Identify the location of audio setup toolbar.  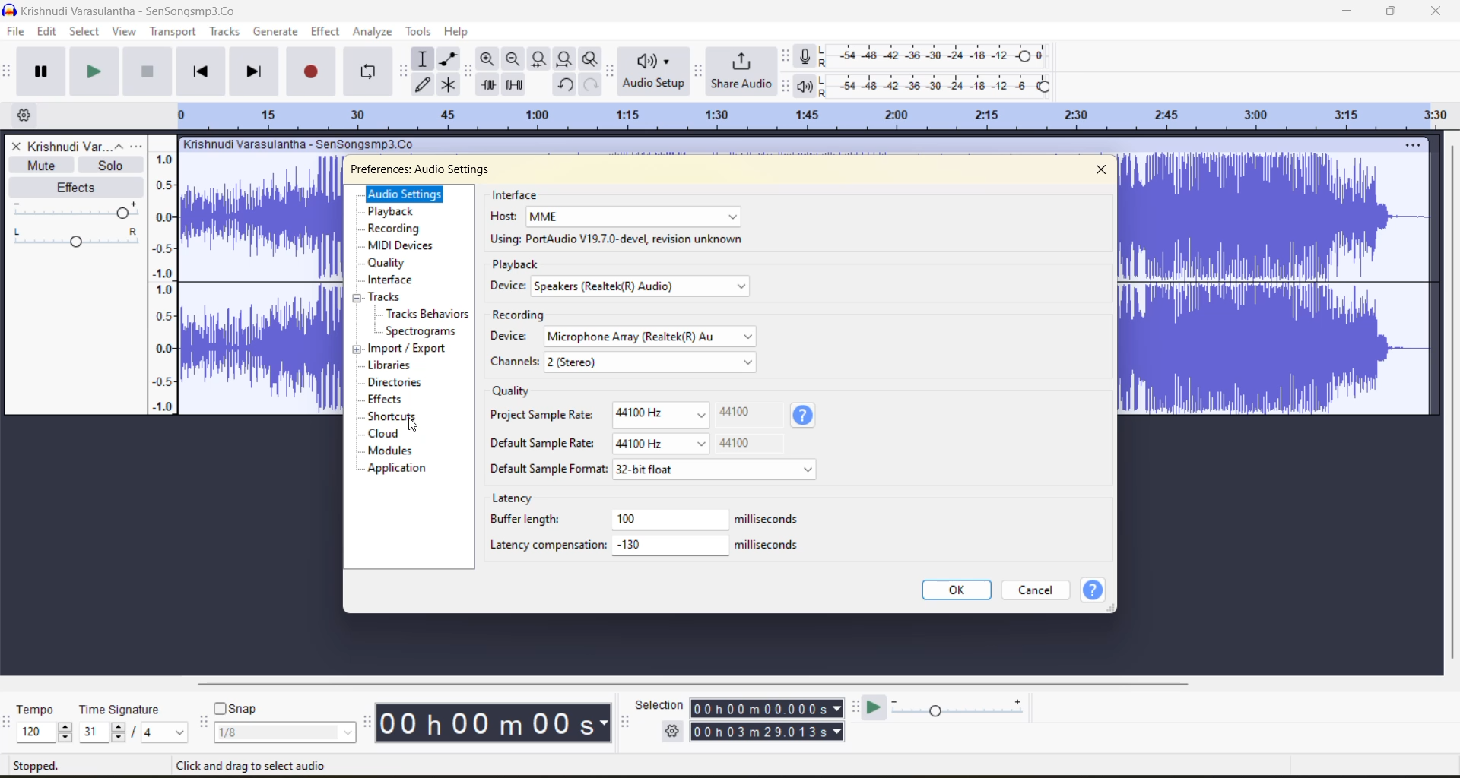
(610, 71).